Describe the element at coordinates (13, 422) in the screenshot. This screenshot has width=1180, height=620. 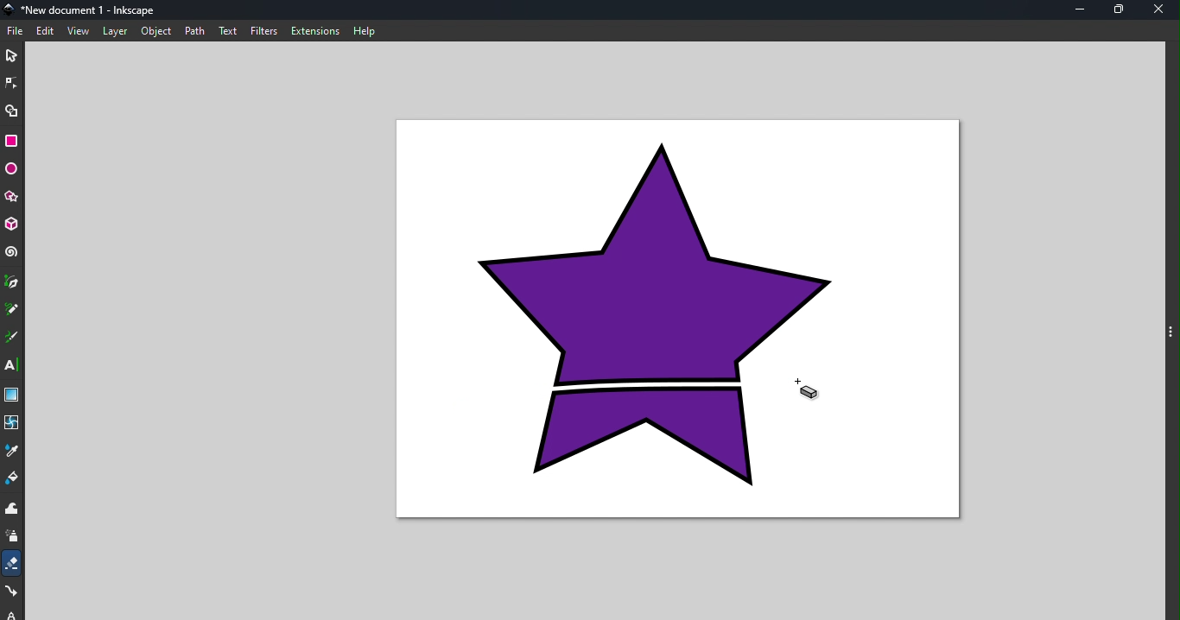
I see `mesh tool` at that location.